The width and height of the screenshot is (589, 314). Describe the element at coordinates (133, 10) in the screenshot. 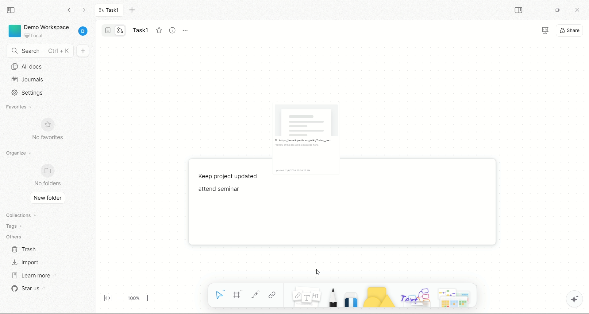

I see `new tab` at that location.